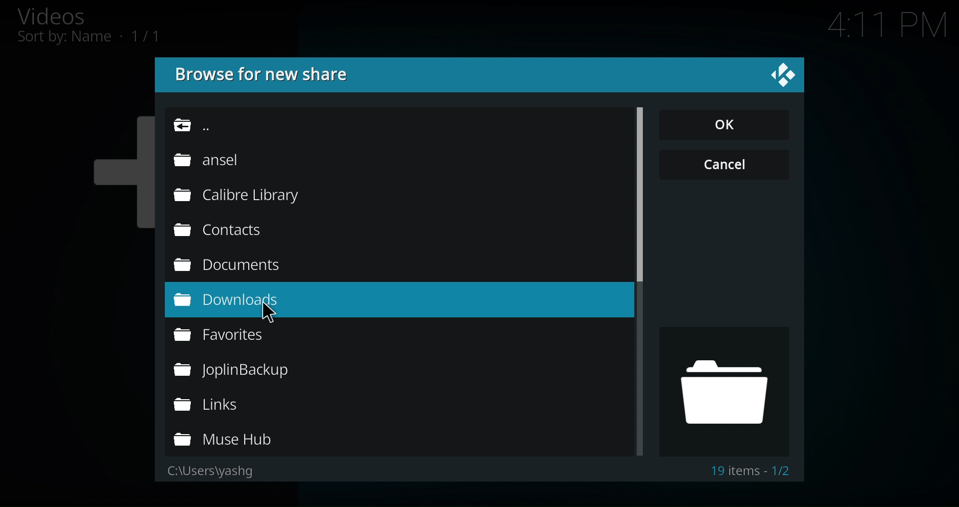 The height and width of the screenshot is (507, 959). I want to click on File Logo, so click(725, 391).